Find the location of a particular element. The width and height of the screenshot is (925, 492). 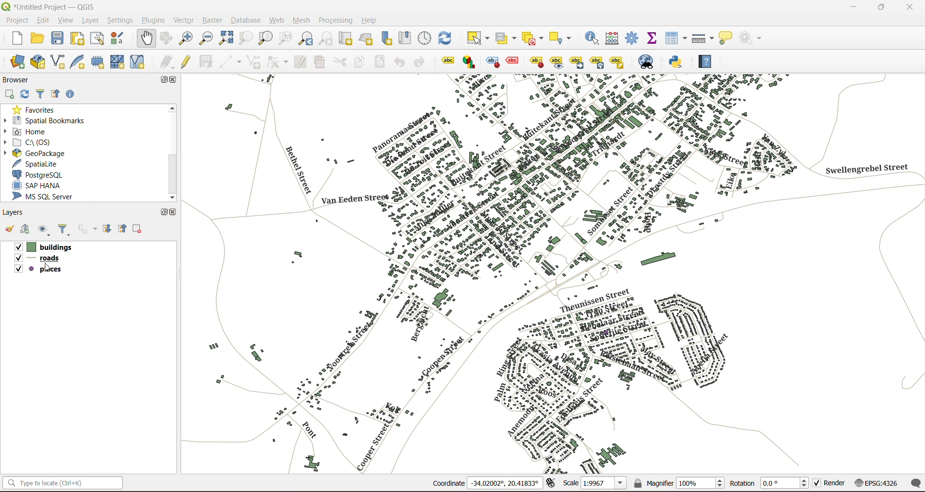

show\hide labels and diagrams is located at coordinates (558, 63).